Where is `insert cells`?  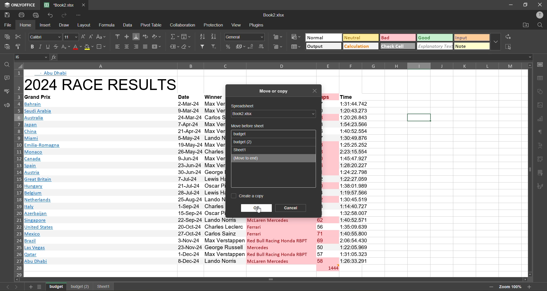
insert cells is located at coordinates (279, 38).